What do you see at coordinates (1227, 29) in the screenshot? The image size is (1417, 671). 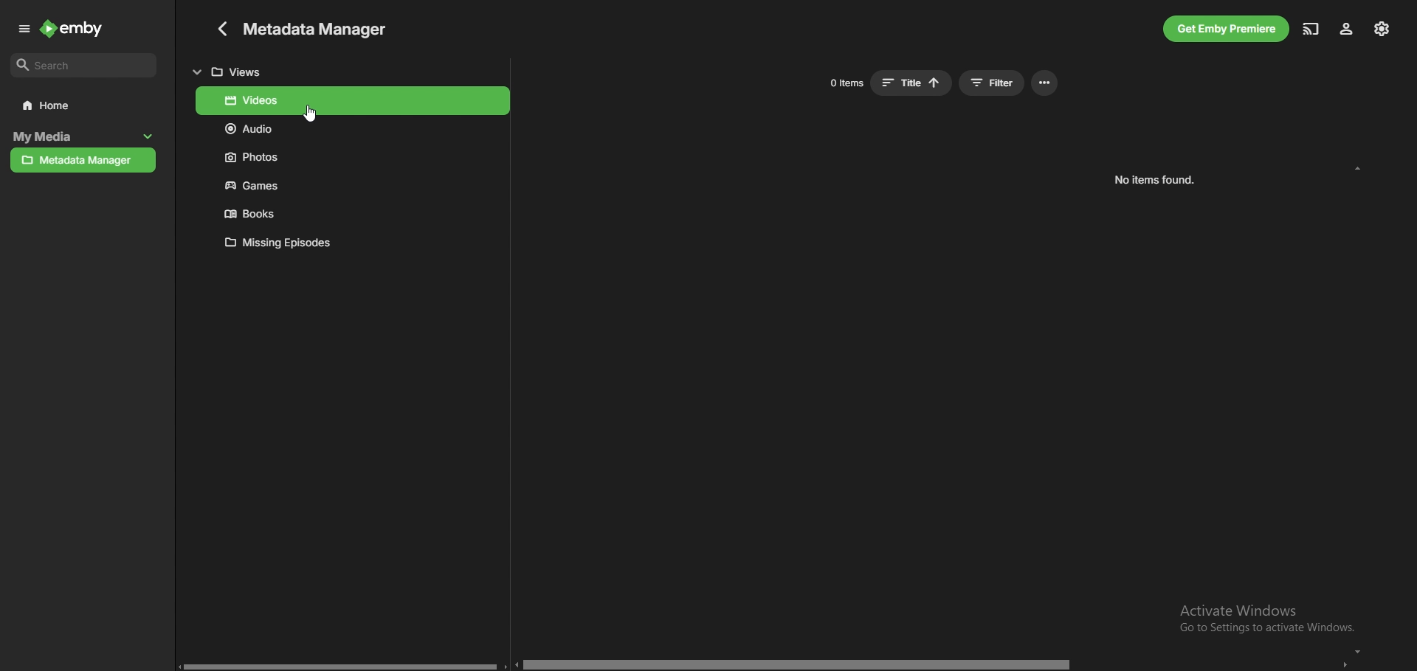 I see `get premiere` at bounding box center [1227, 29].